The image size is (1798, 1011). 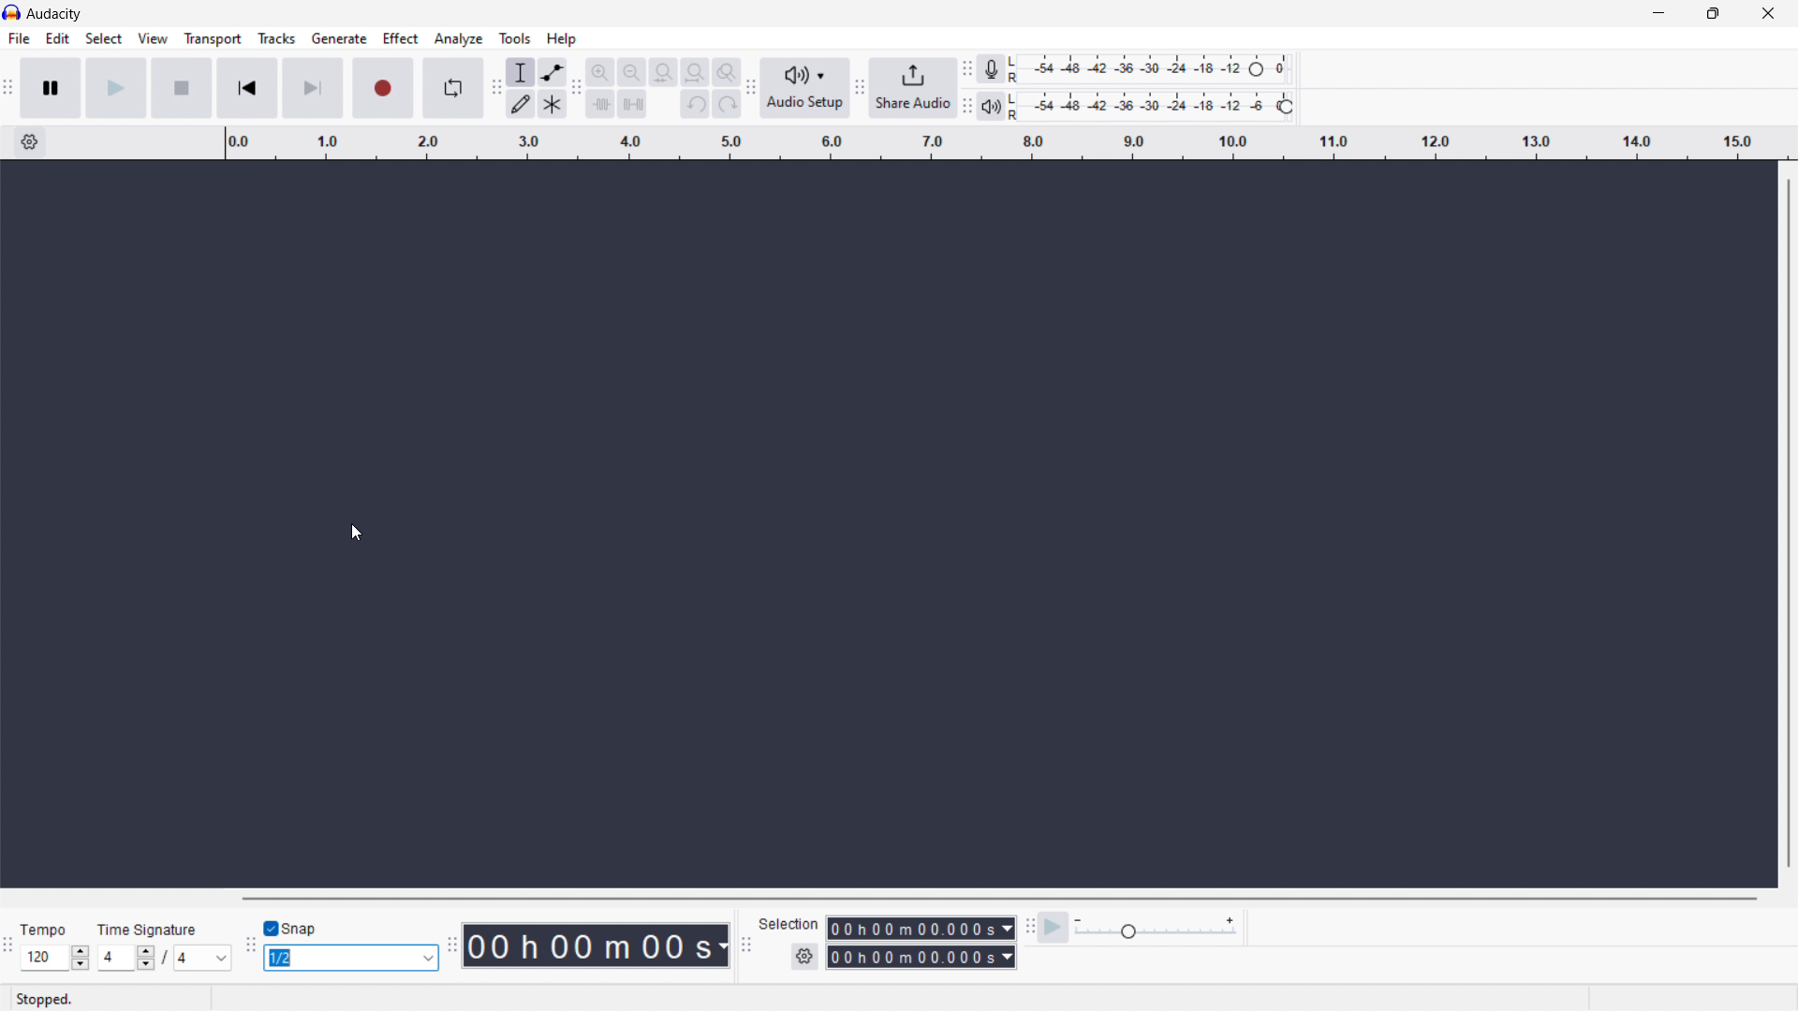 I want to click on selection start time, so click(x=920, y=929).